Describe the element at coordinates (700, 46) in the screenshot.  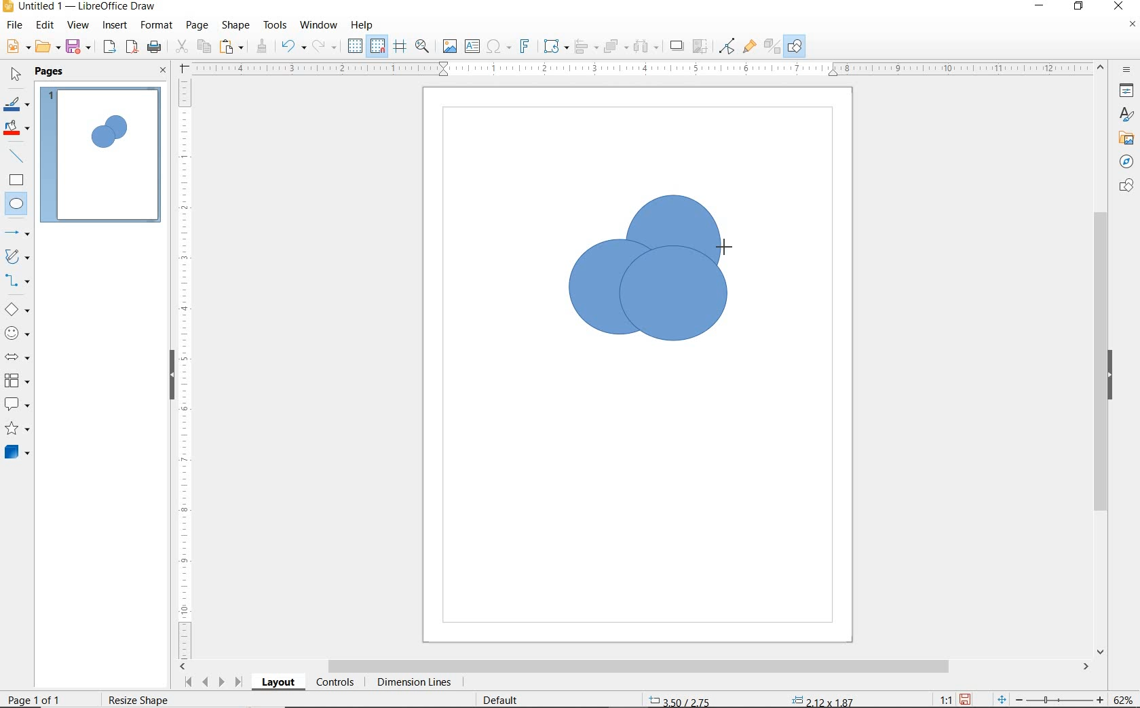
I see `CROP IMAGE` at that location.